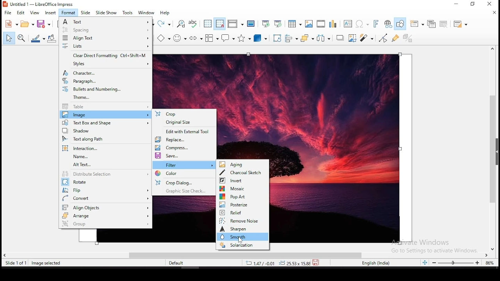 The width and height of the screenshot is (500, 281). I want to click on icon and filename, so click(39, 4).